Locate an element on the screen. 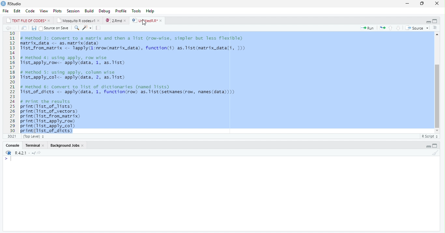  cursor is located at coordinates (144, 23).